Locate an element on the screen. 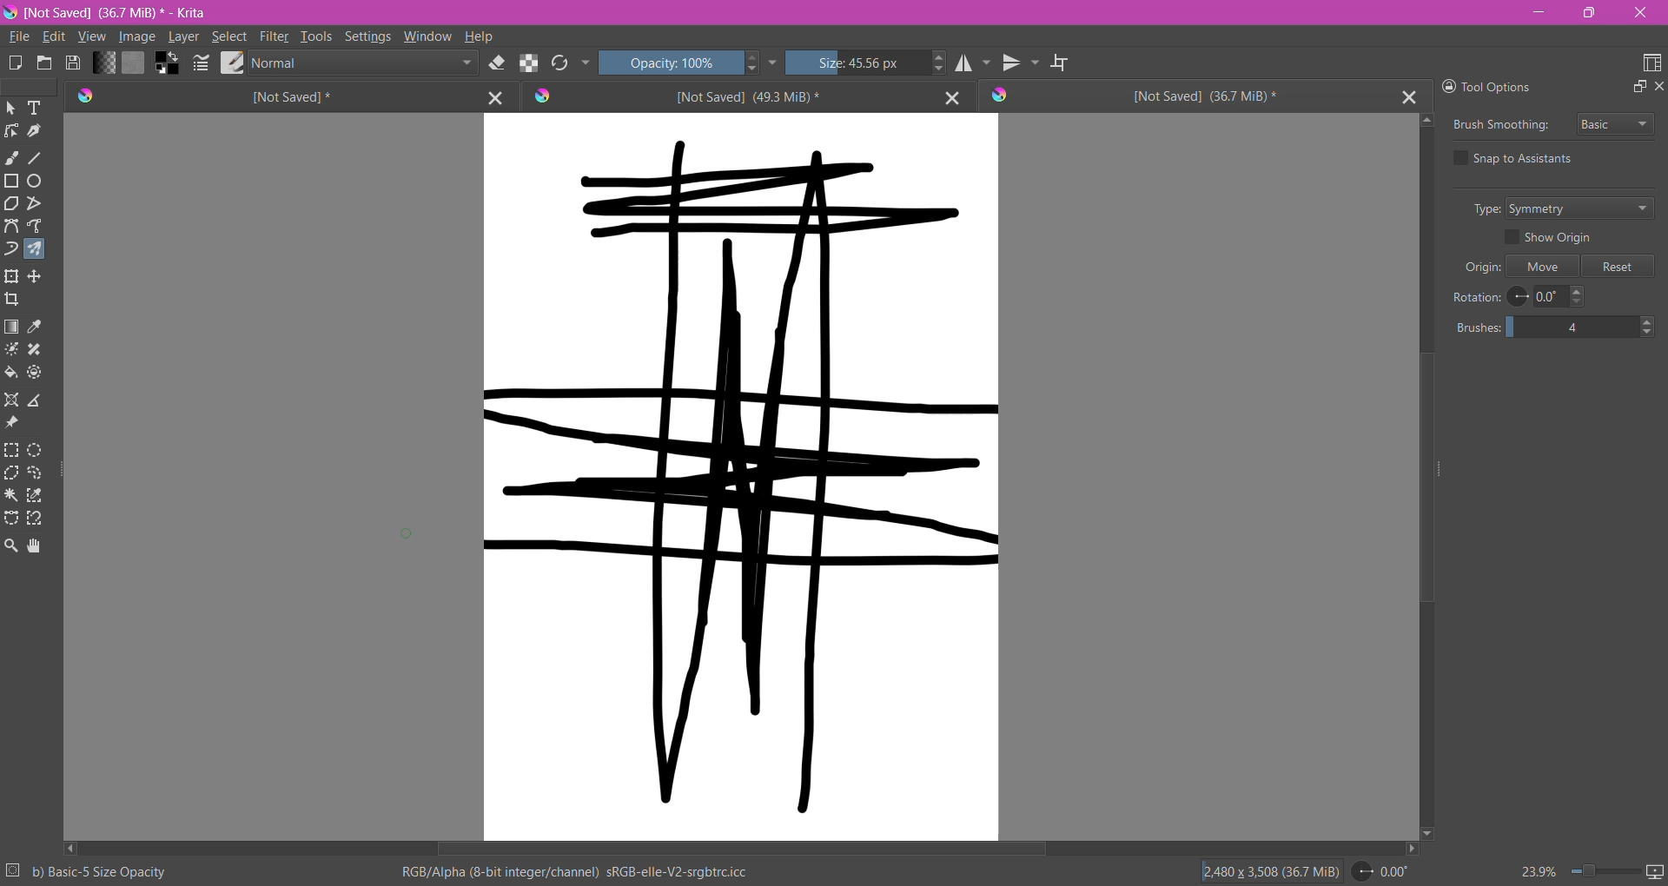 The image size is (1668, 886). Set the Brush Size is located at coordinates (856, 63).